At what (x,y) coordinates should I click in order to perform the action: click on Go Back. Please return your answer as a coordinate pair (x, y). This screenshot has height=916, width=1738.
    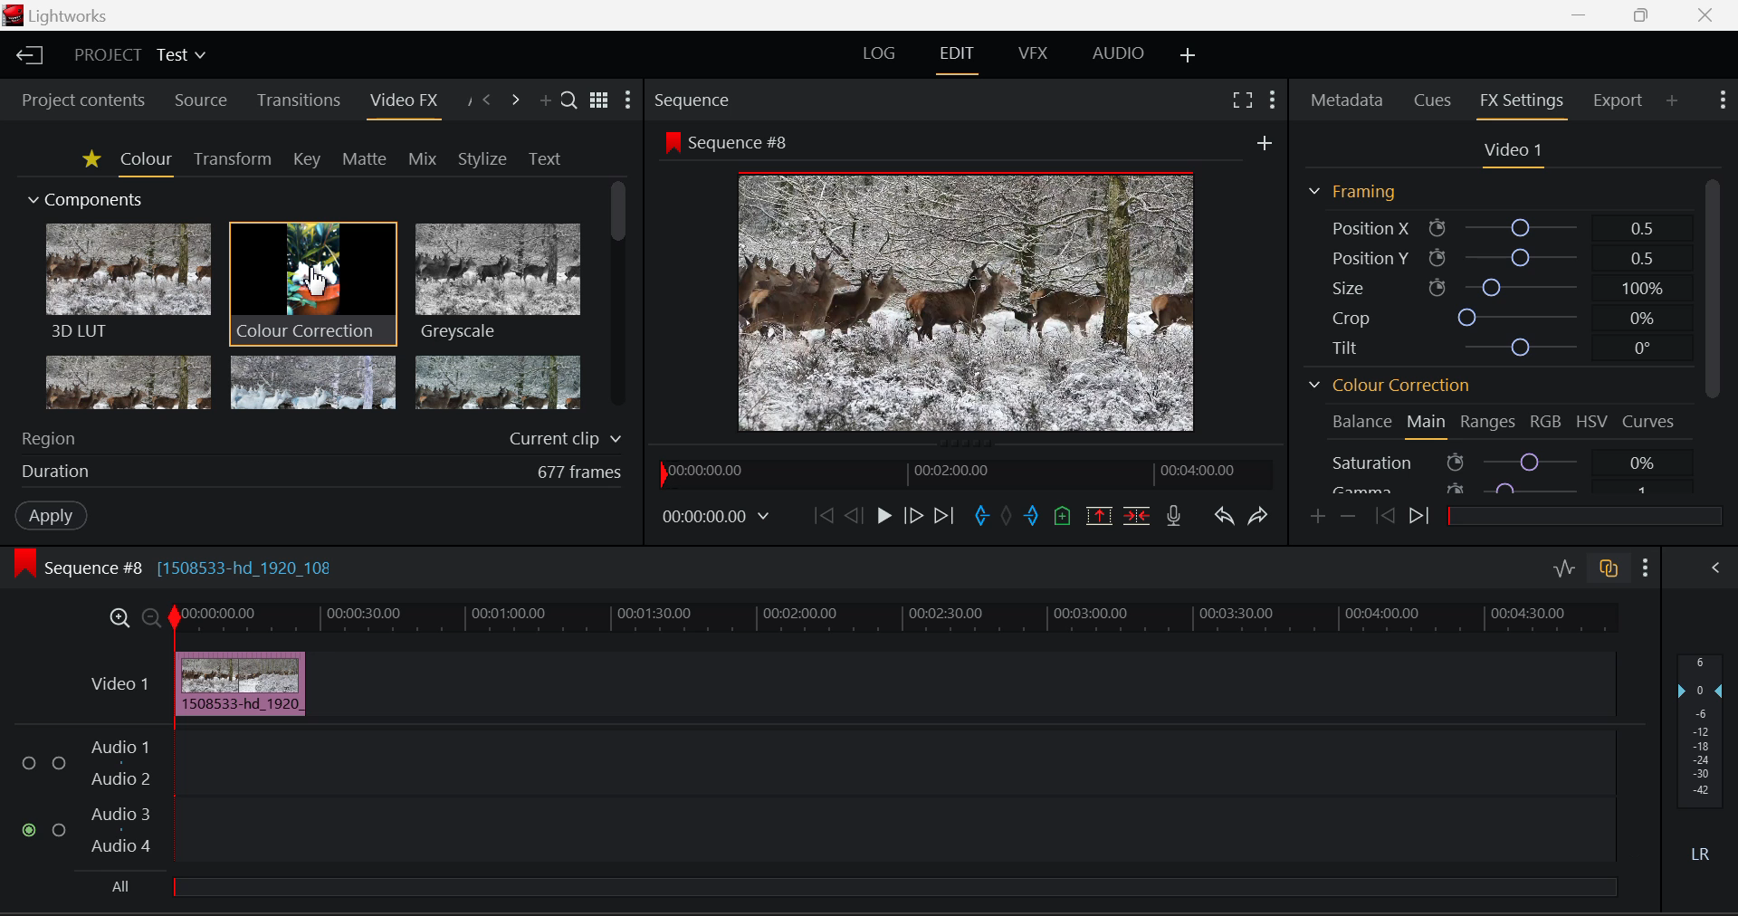
    Looking at the image, I should click on (853, 516).